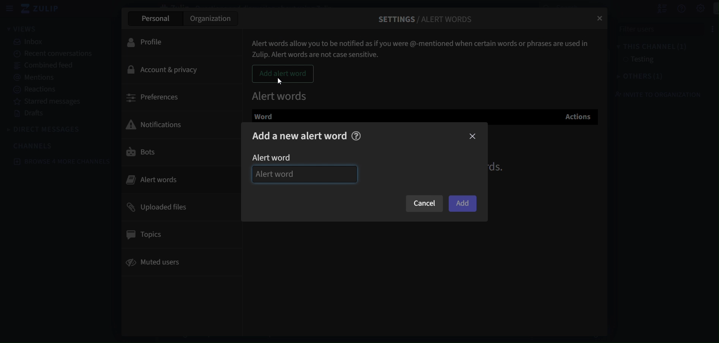  I want to click on hide user list, so click(654, 8).